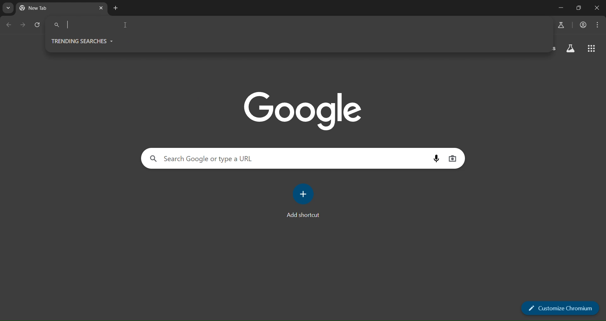 The image size is (606, 321). I want to click on search labs, so click(563, 26).